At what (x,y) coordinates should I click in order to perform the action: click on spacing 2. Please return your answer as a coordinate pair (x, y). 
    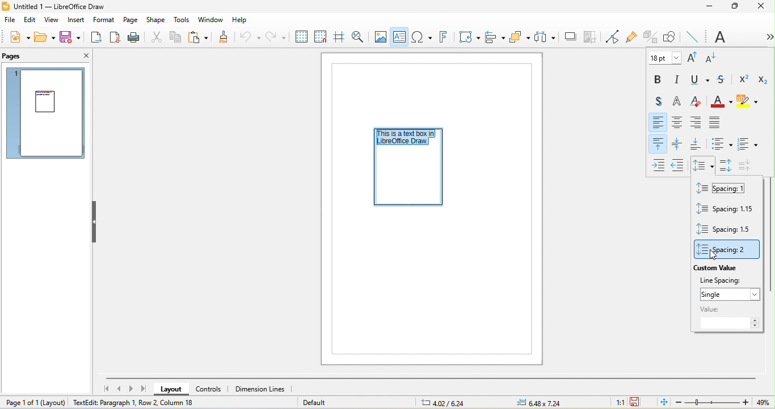
    Looking at the image, I should click on (727, 250).